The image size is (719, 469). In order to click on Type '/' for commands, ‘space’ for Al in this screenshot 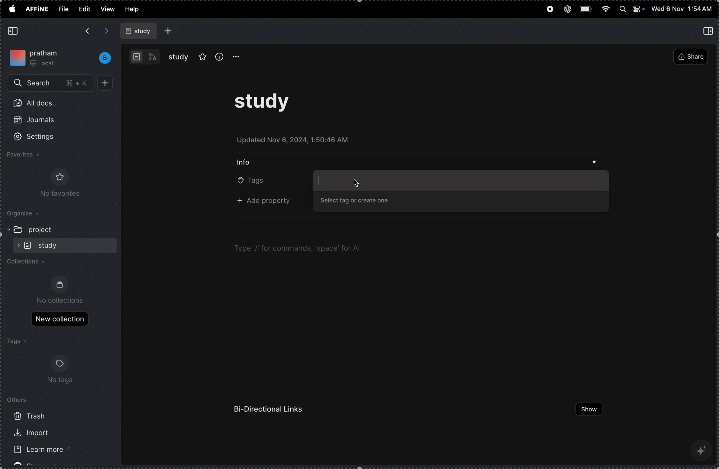, I will do `click(297, 248)`.